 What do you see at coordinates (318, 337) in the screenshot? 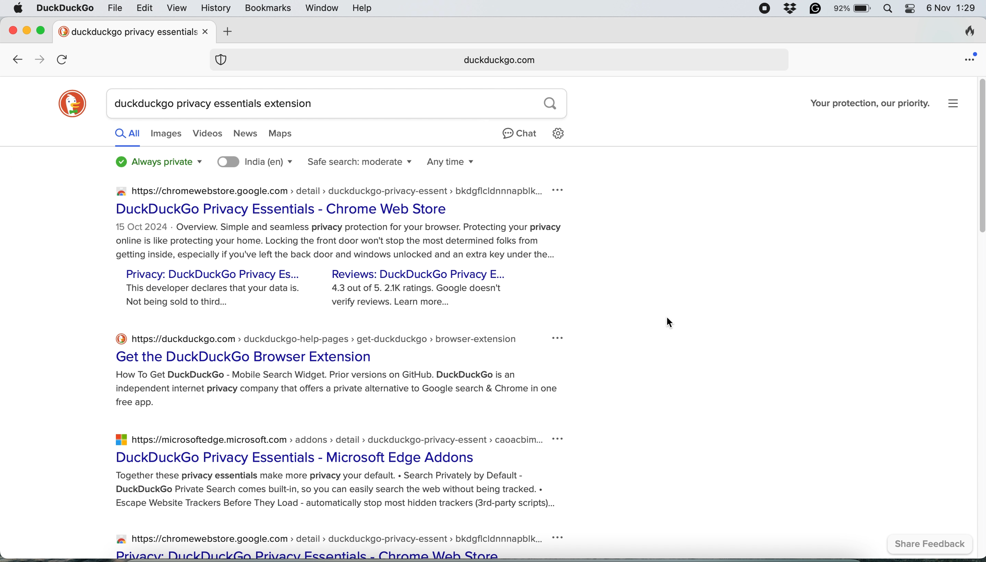
I see `~ https://duckduckgo.com :` at bounding box center [318, 337].